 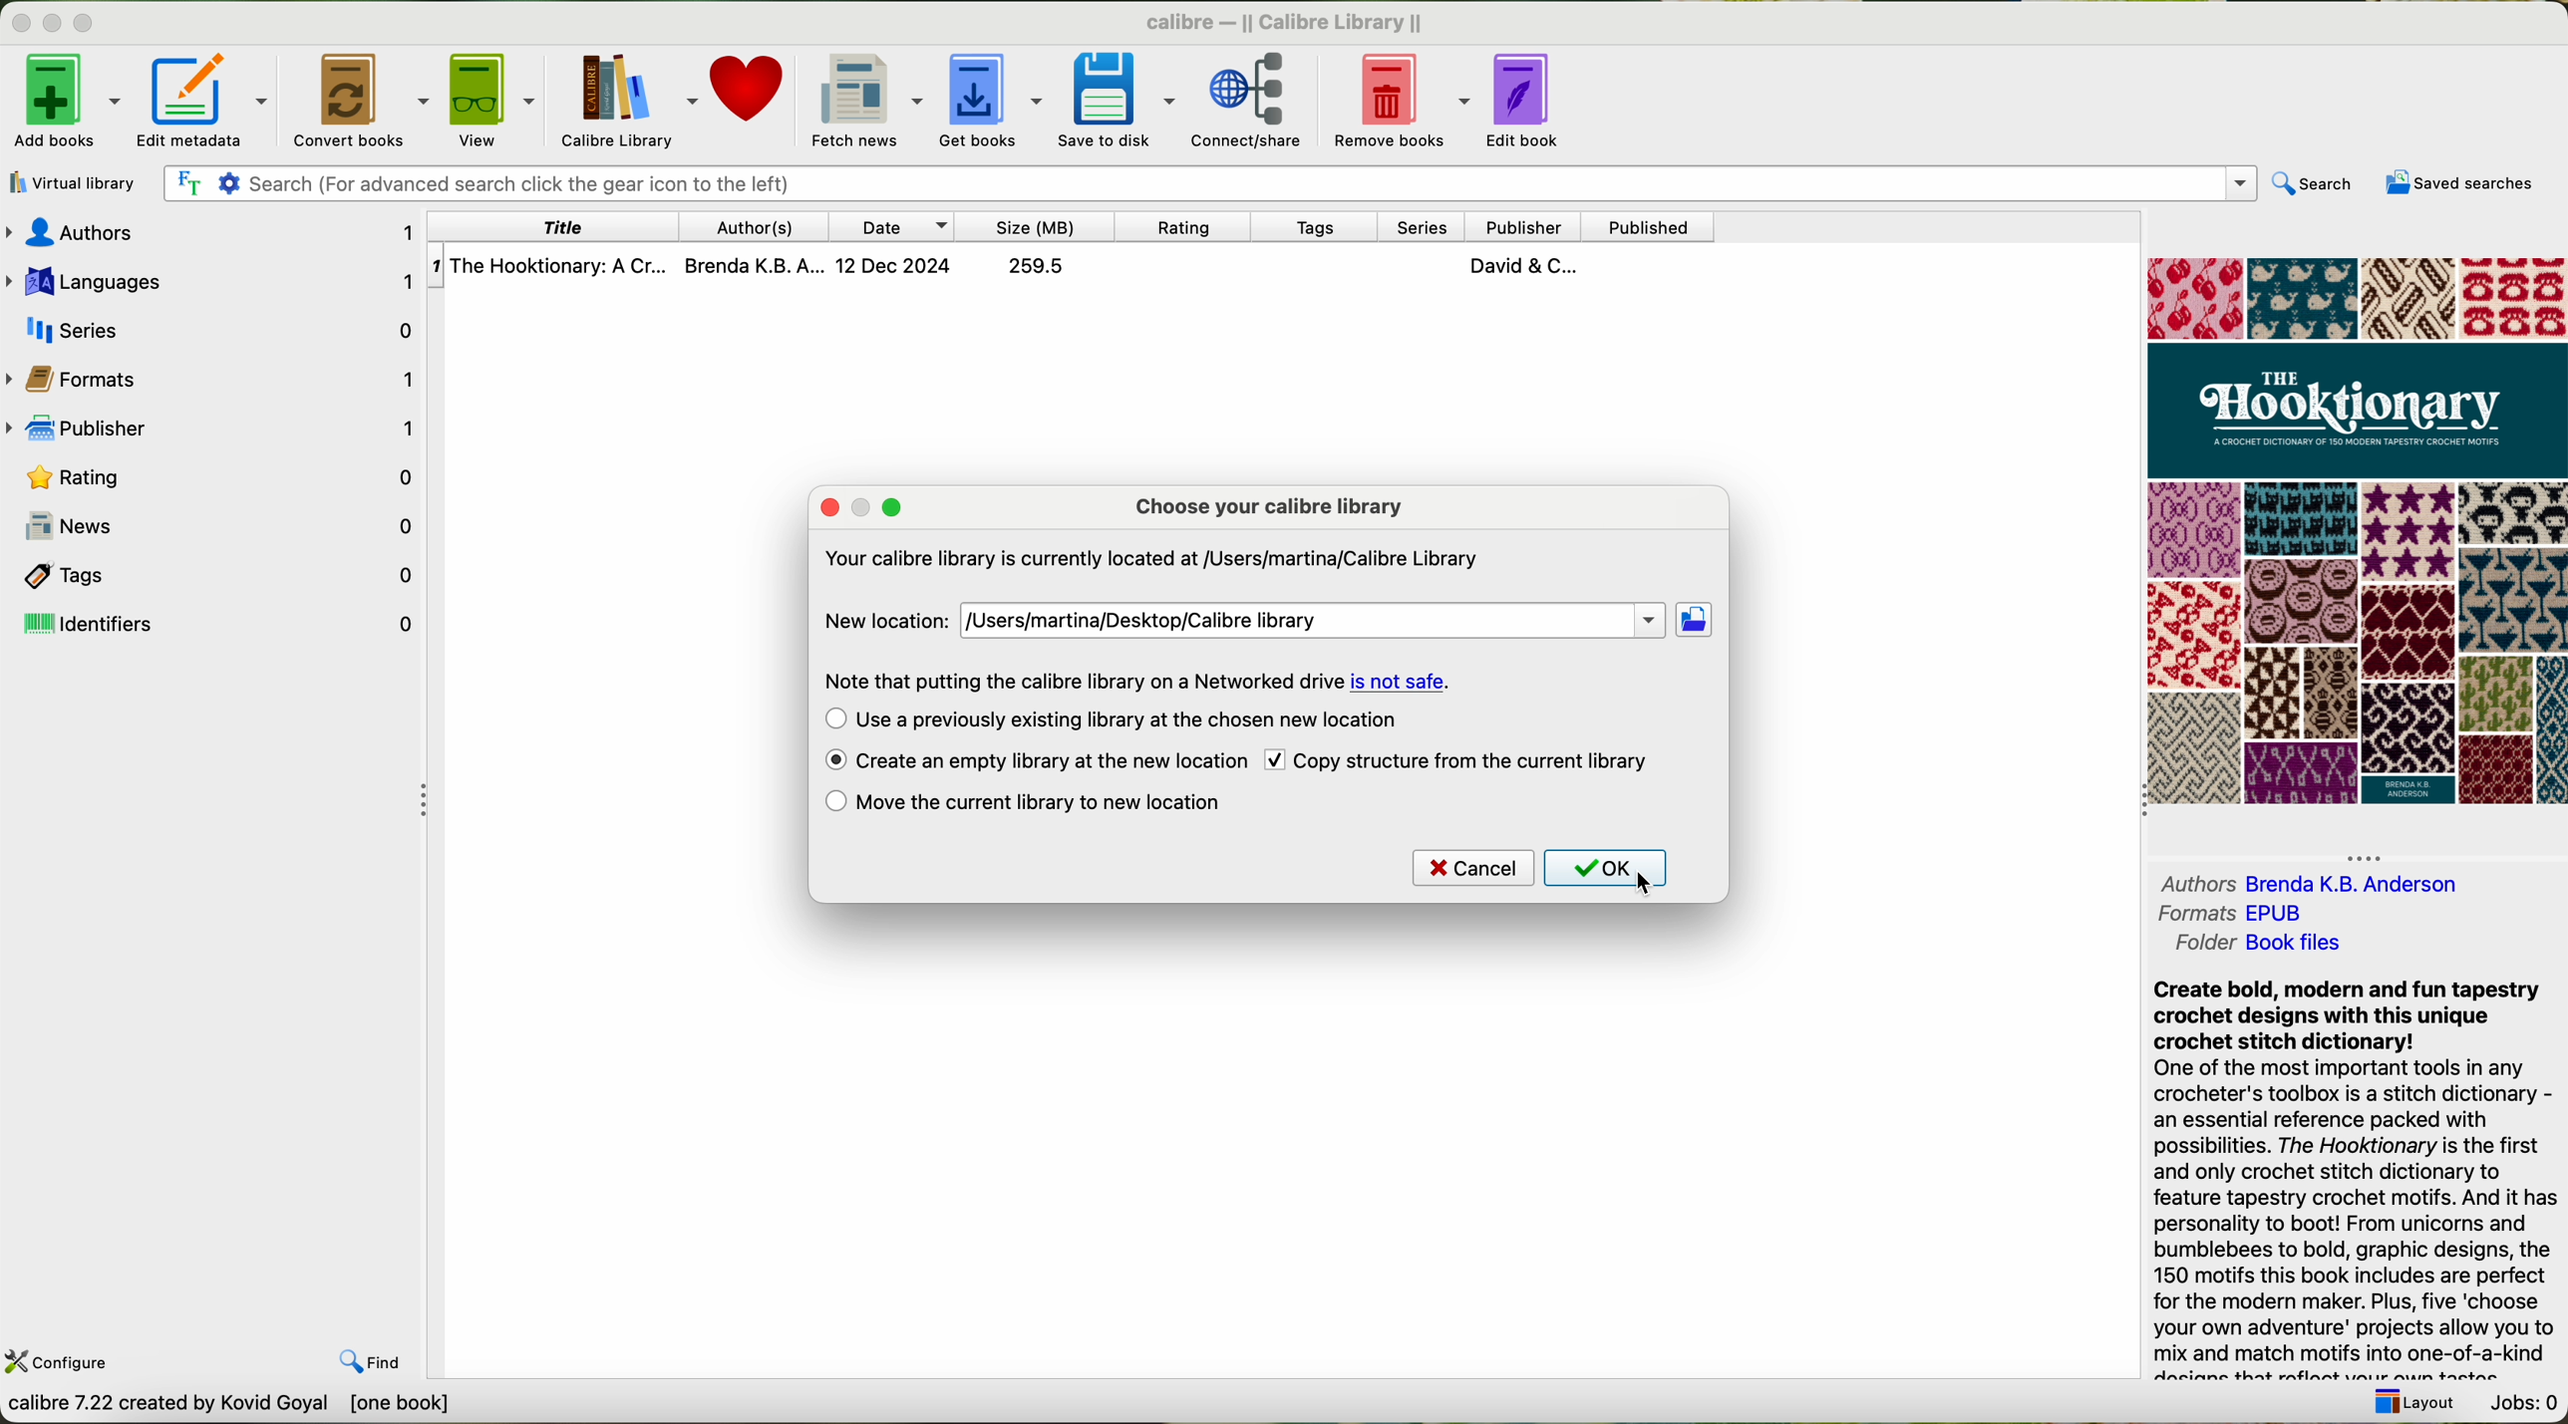 I want to click on checkbox, so click(x=1275, y=757).